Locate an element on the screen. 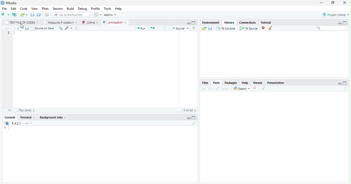  new file is located at coordinates (5, 14).